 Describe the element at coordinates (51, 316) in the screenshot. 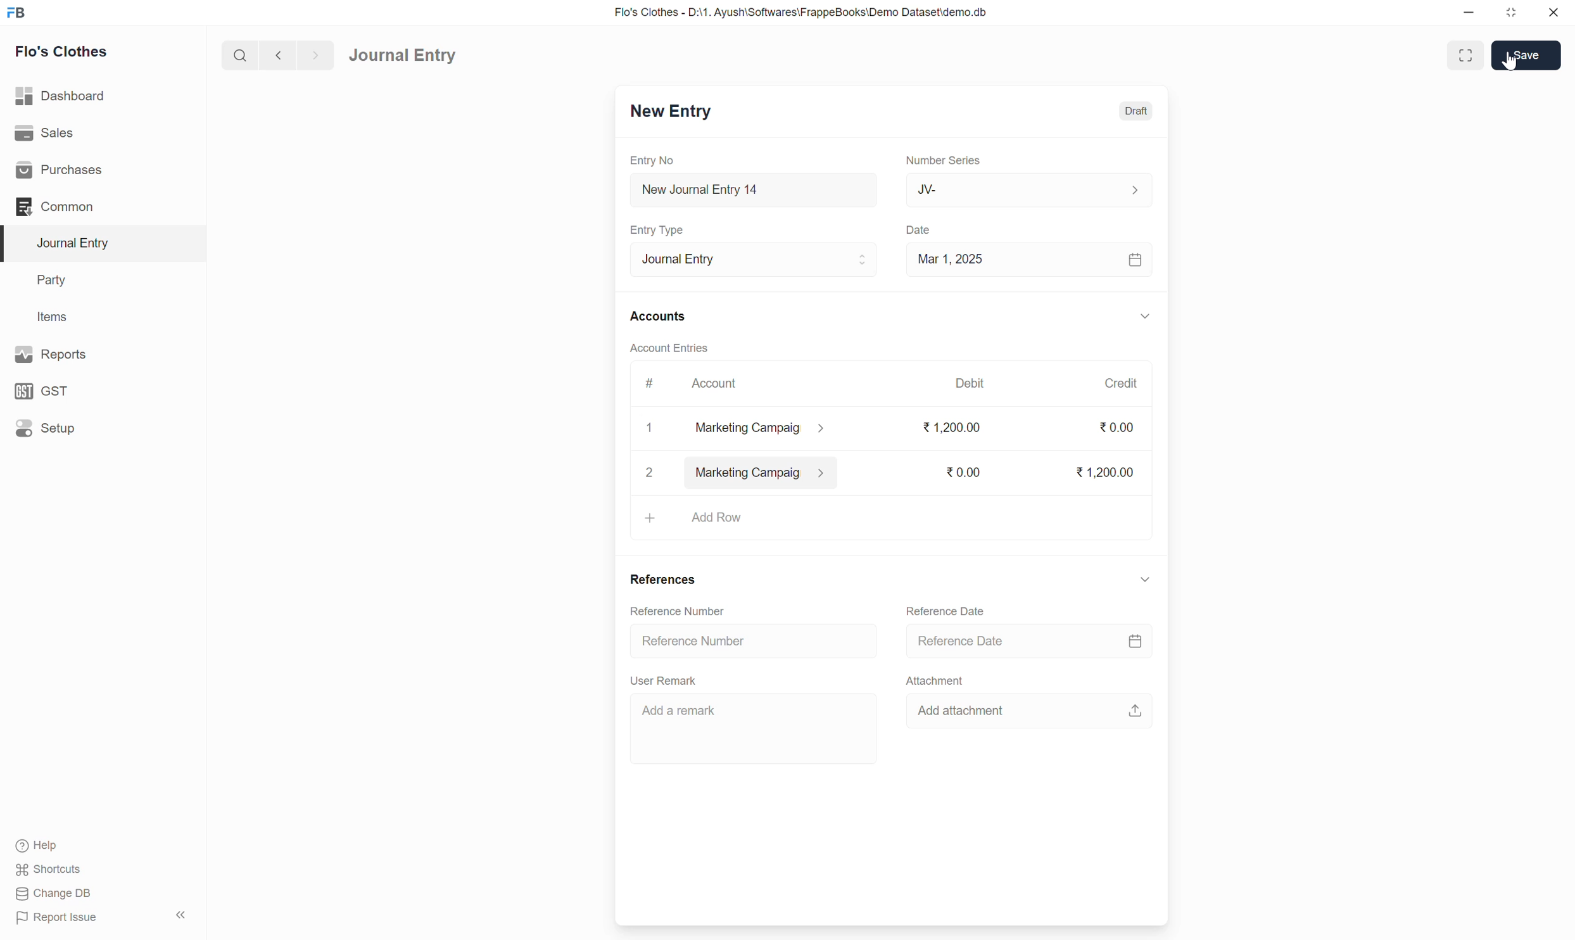

I see `Items` at that location.